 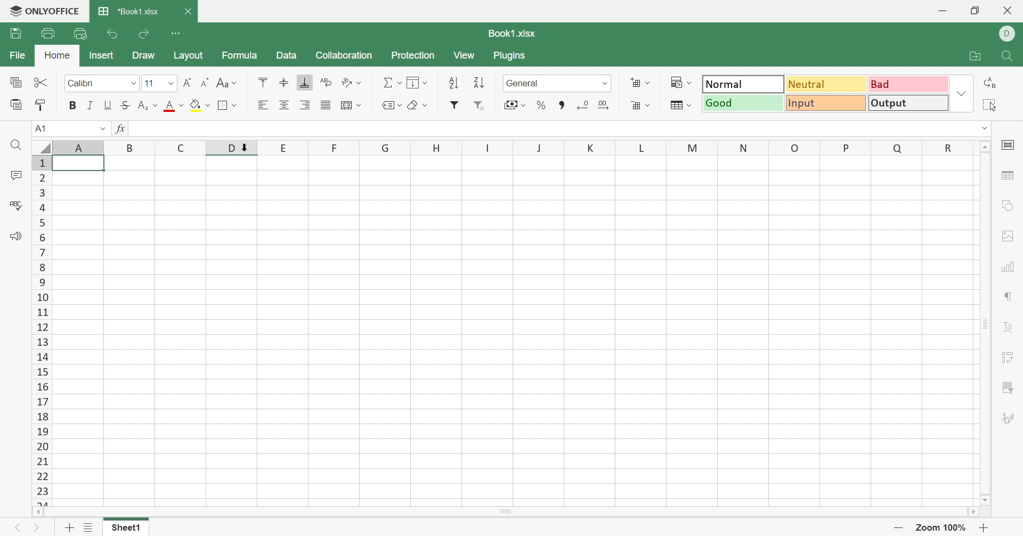 What do you see at coordinates (145, 33) in the screenshot?
I see `Redo` at bounding box center [145, 33].